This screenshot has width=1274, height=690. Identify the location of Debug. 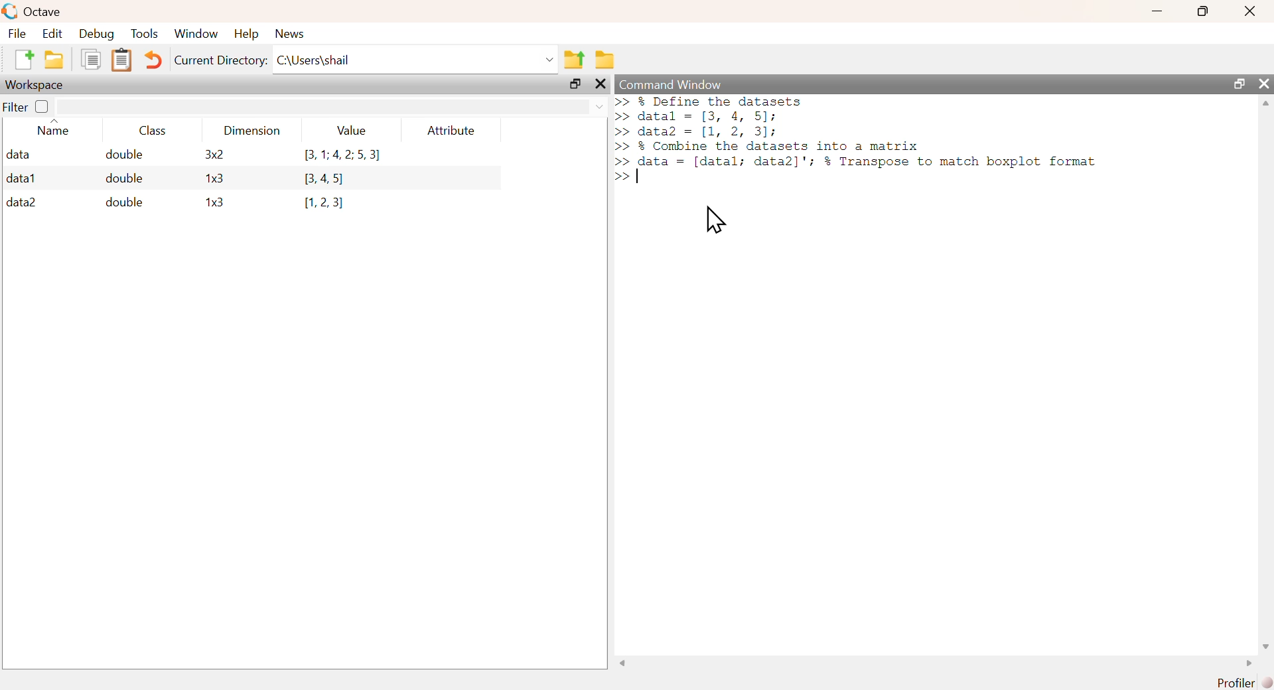
(97, 34).